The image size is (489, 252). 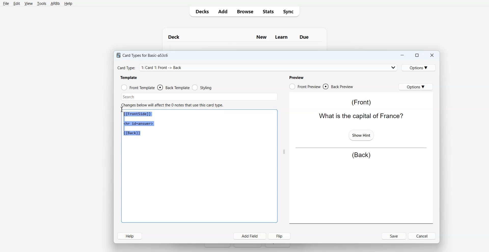 I want to click on Template, so click(x=129, y=77).